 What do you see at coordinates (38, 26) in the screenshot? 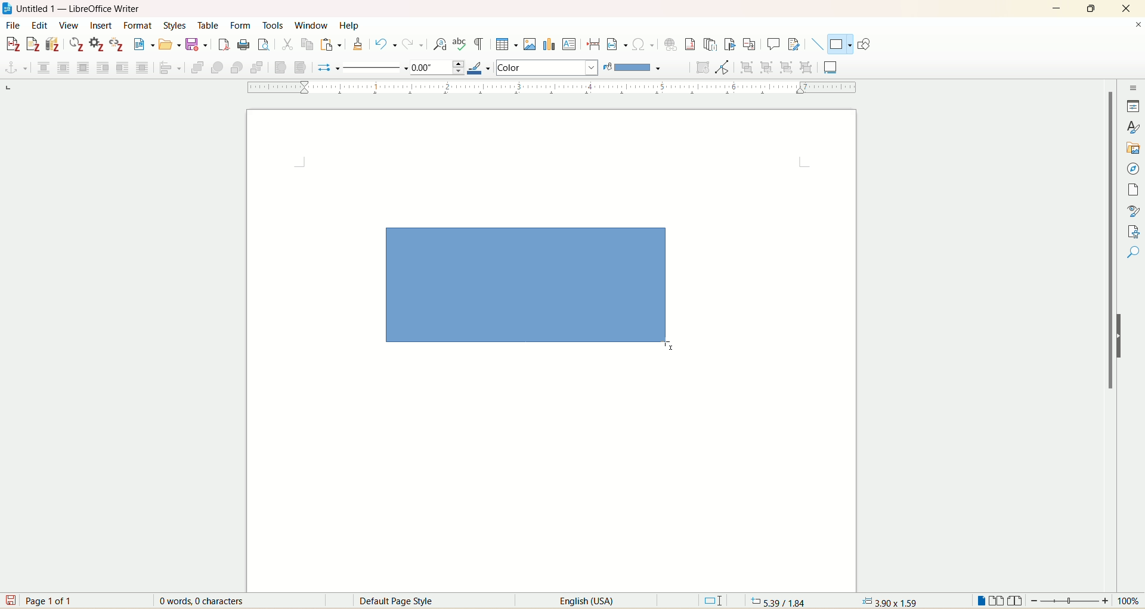
I see `edit` at bounding box center [38, 26].